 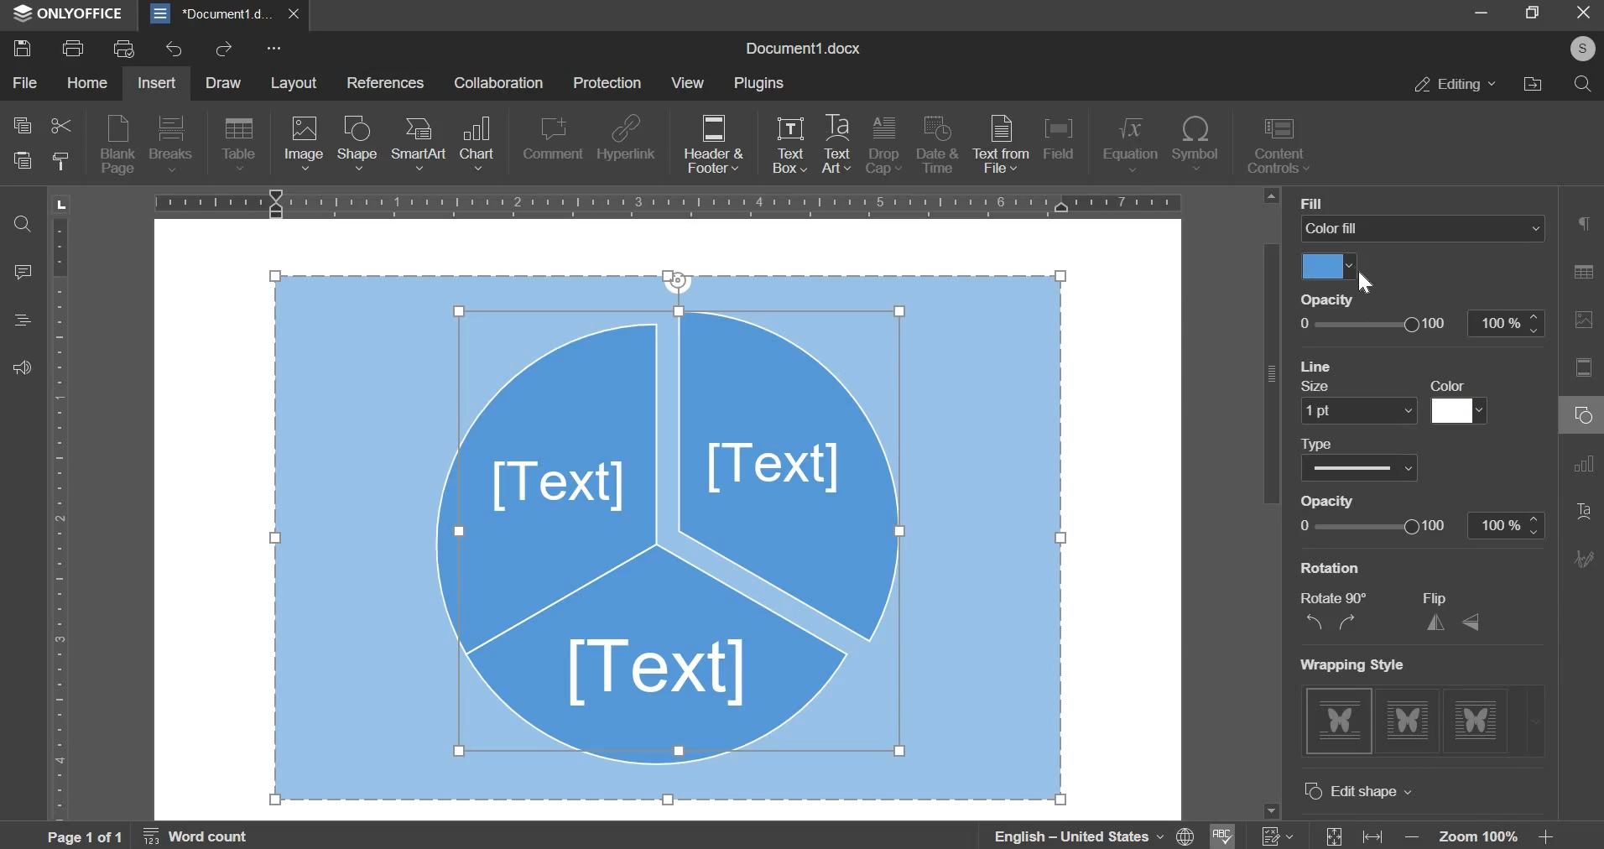 I want to click on , so click(x=1436, y=384).